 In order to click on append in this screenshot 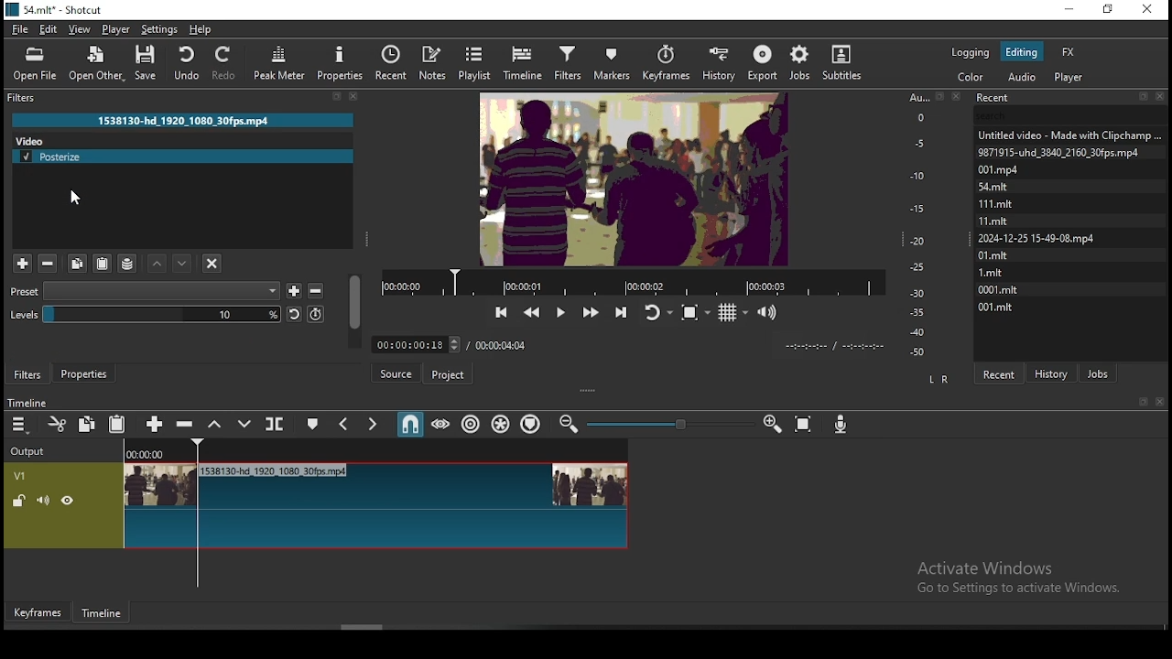, I will do `click(154, 425)`.